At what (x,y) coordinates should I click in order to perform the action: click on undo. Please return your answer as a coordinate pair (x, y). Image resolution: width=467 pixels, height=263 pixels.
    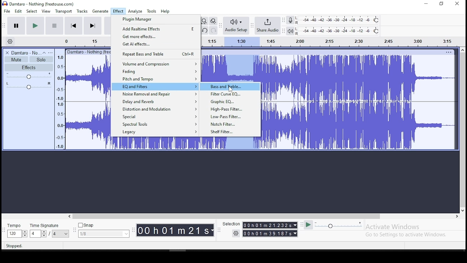
    Looking at the image, I should click on (204, 30).